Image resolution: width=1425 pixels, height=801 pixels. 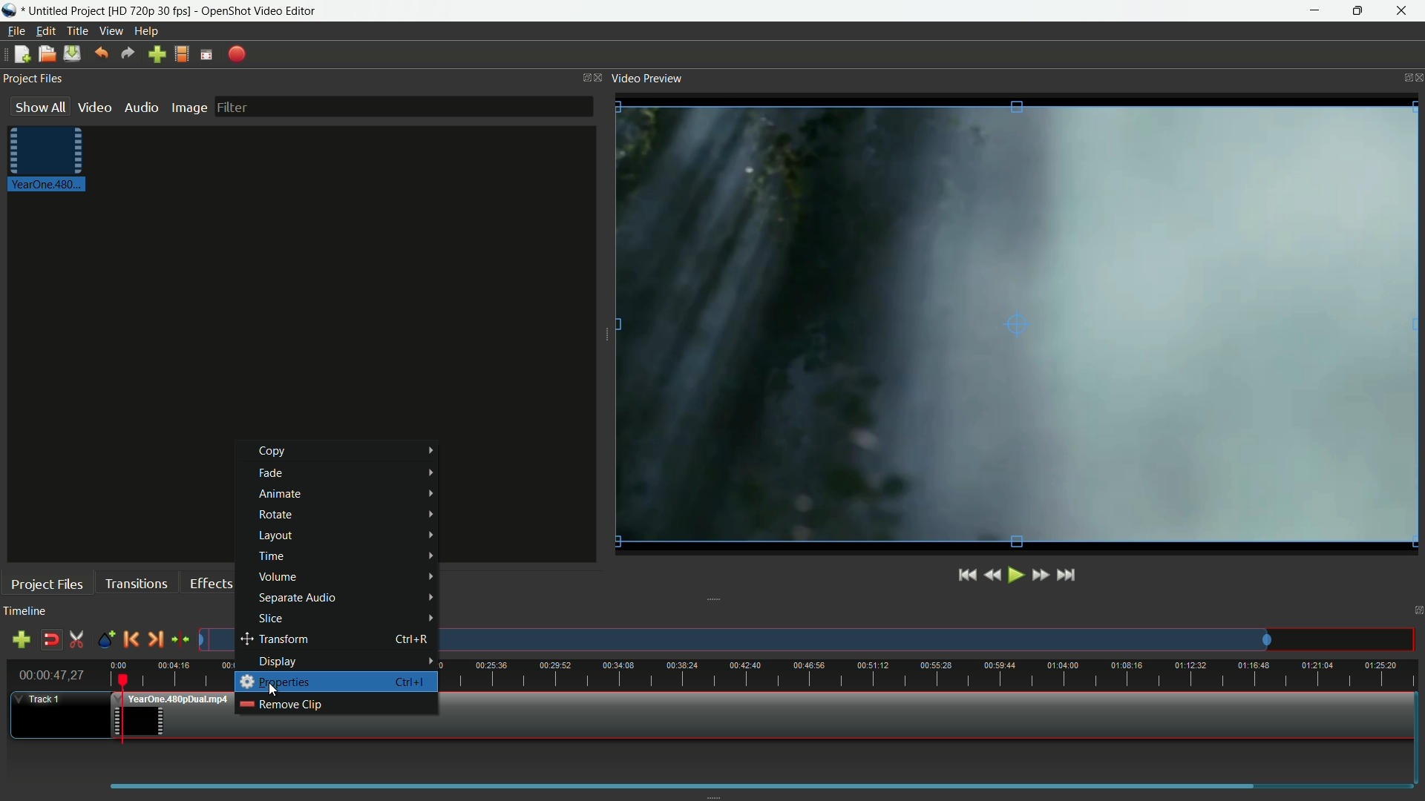 What do you see at coordinates (341, 619) in the screenshot?
I see `slice` at bounding box center [341, 619].